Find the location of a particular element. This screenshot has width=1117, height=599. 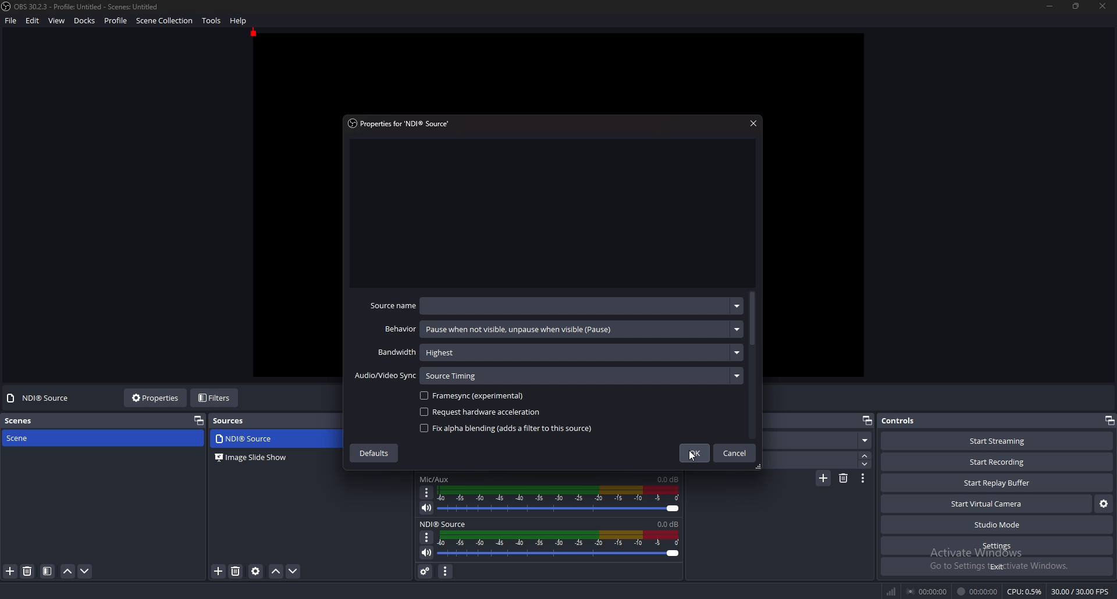

help is located at coordinates (240, 21).